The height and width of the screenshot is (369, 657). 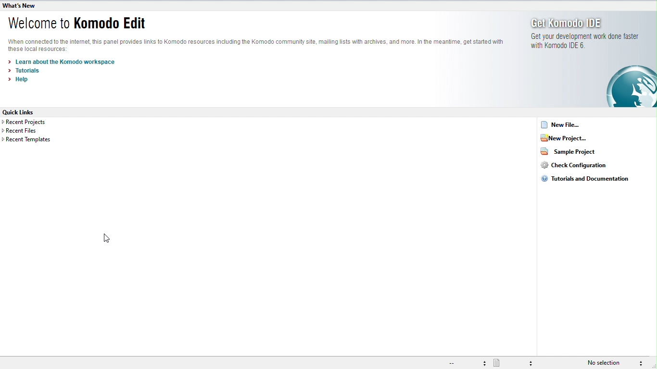 I want to click on get your development work done faster with komodo ide 6, so click(x=594, y=44).